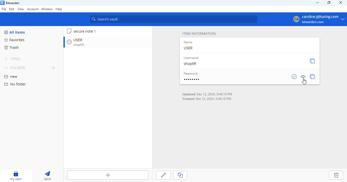 Image resolution: width=347 pixels, height=182 pixels. Describe the element at coordinates (207, 94) in the screenshot. I see `Updated: Dec 12 2024 3:46:16 PM` at that location.